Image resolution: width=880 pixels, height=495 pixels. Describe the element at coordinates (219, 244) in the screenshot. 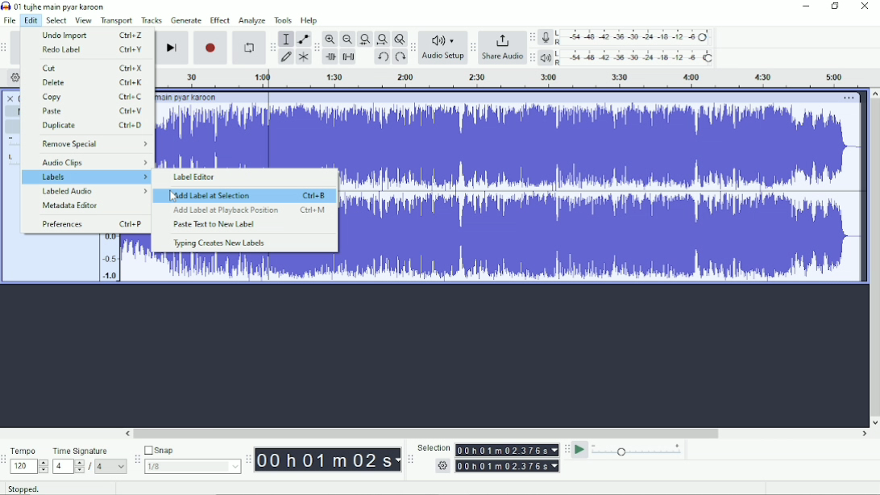

I see `Typing Creates New Labels` at that location.